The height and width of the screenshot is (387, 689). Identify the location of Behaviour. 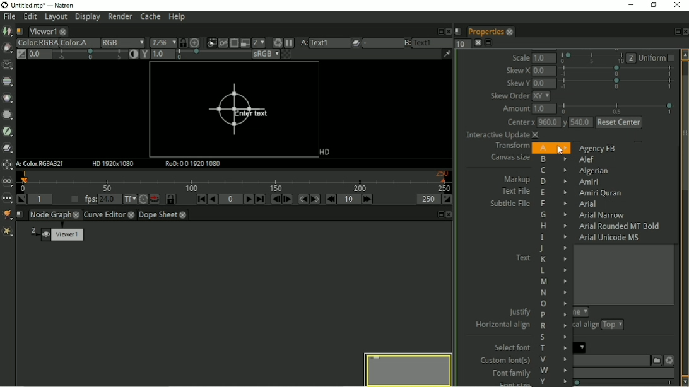
(155, 199).